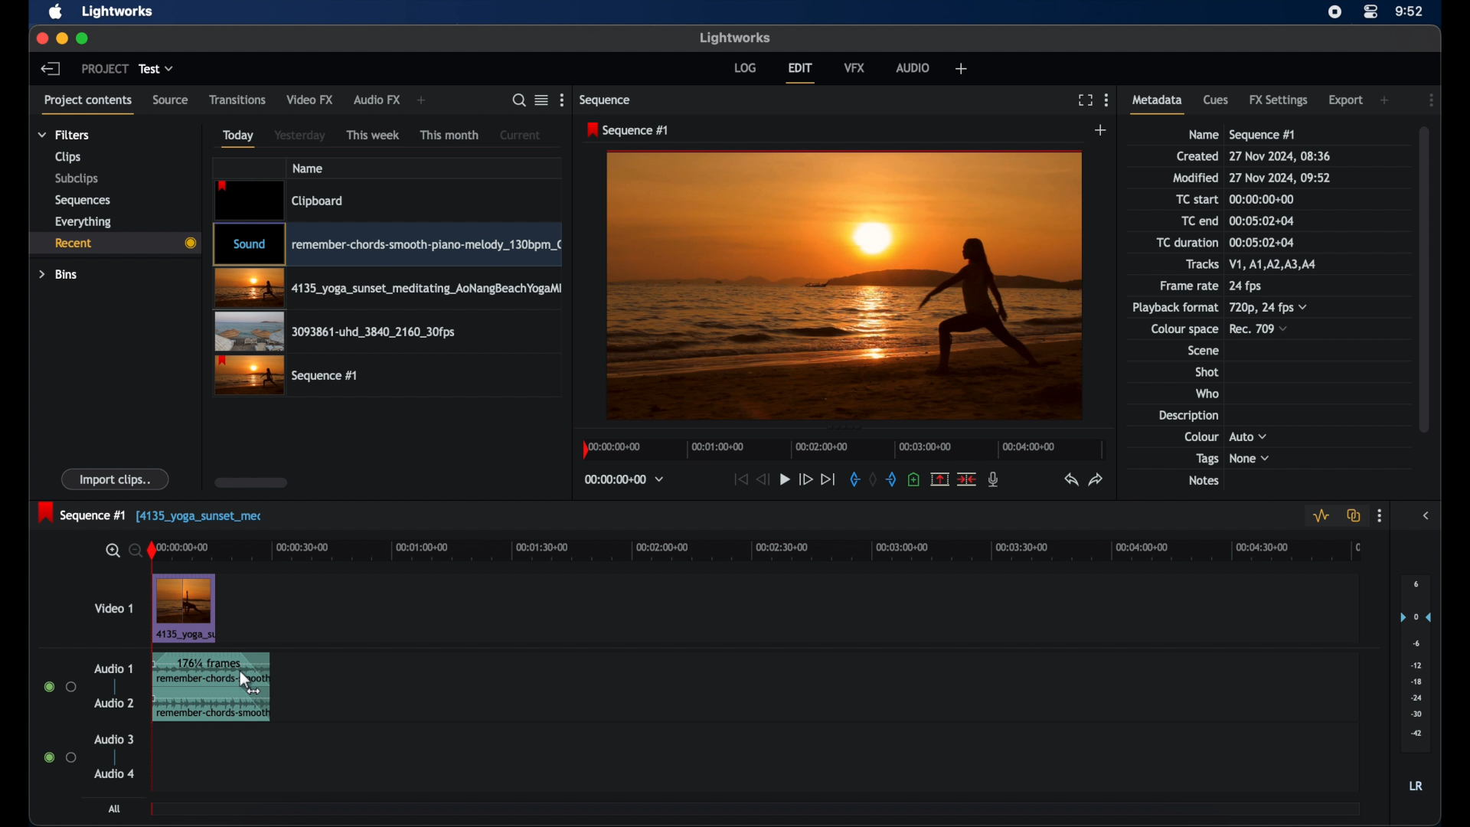  Describe the element at coordinates (1354, 515) in the screenshot. I see `toggle auto track sync` at that location.